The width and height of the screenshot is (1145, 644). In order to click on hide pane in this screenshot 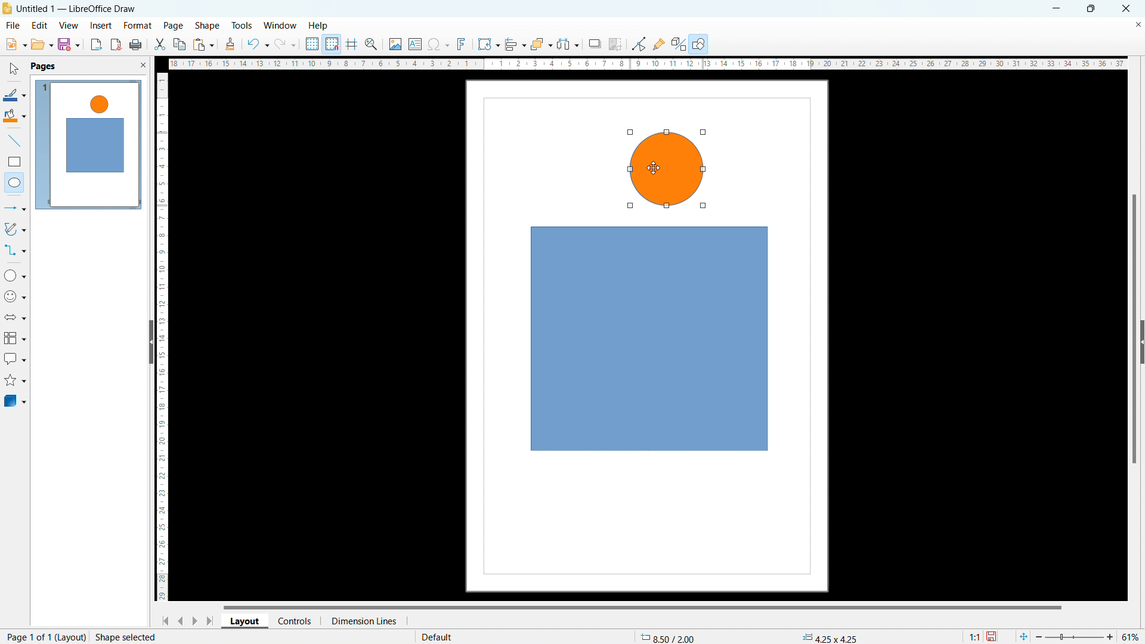, I will do `click(150, 342)`.